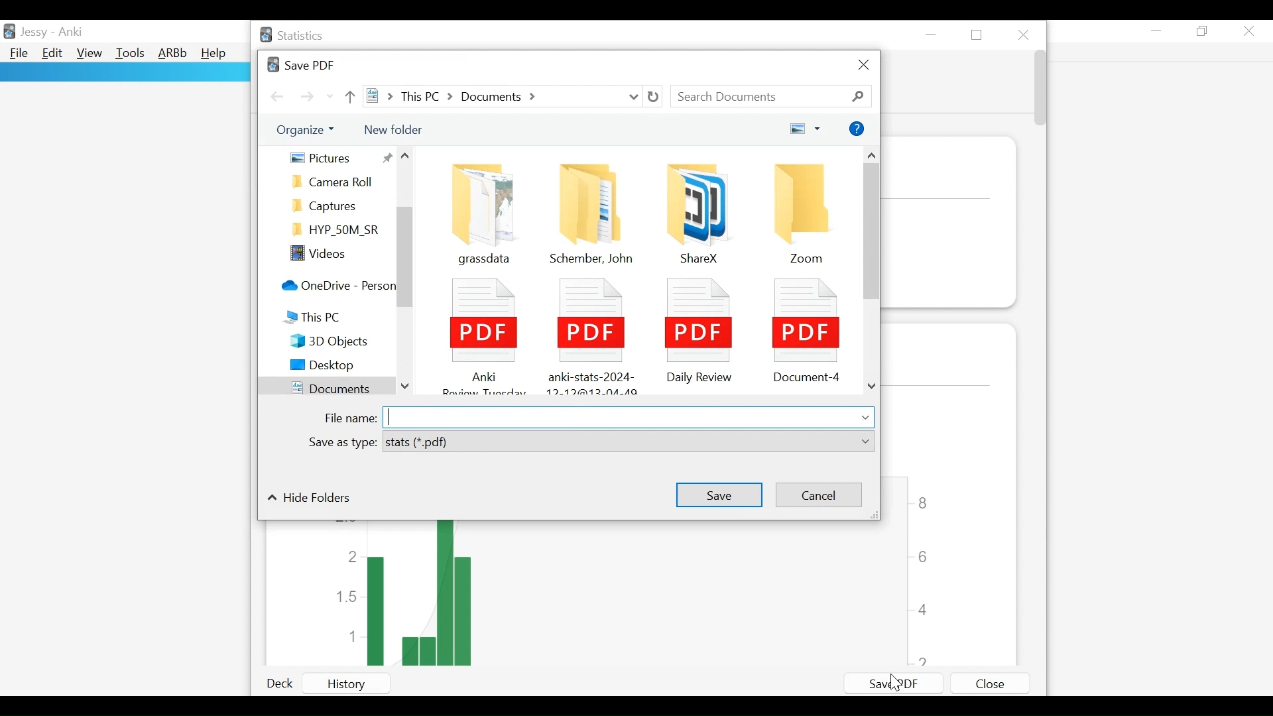 Image resolution: width=1273 pixels, height=716 pixels. Describe the element at coordinates (817, 495) in the screenshot. I see `Cancel` at that location.